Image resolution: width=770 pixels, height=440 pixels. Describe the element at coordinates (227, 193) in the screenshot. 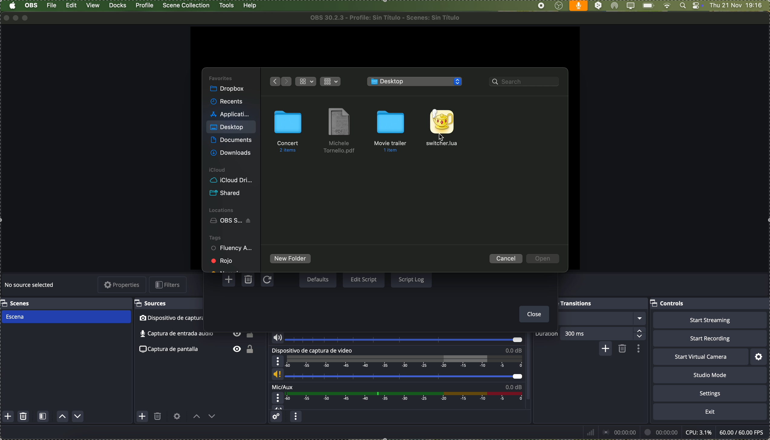

I see `shared` at that location.